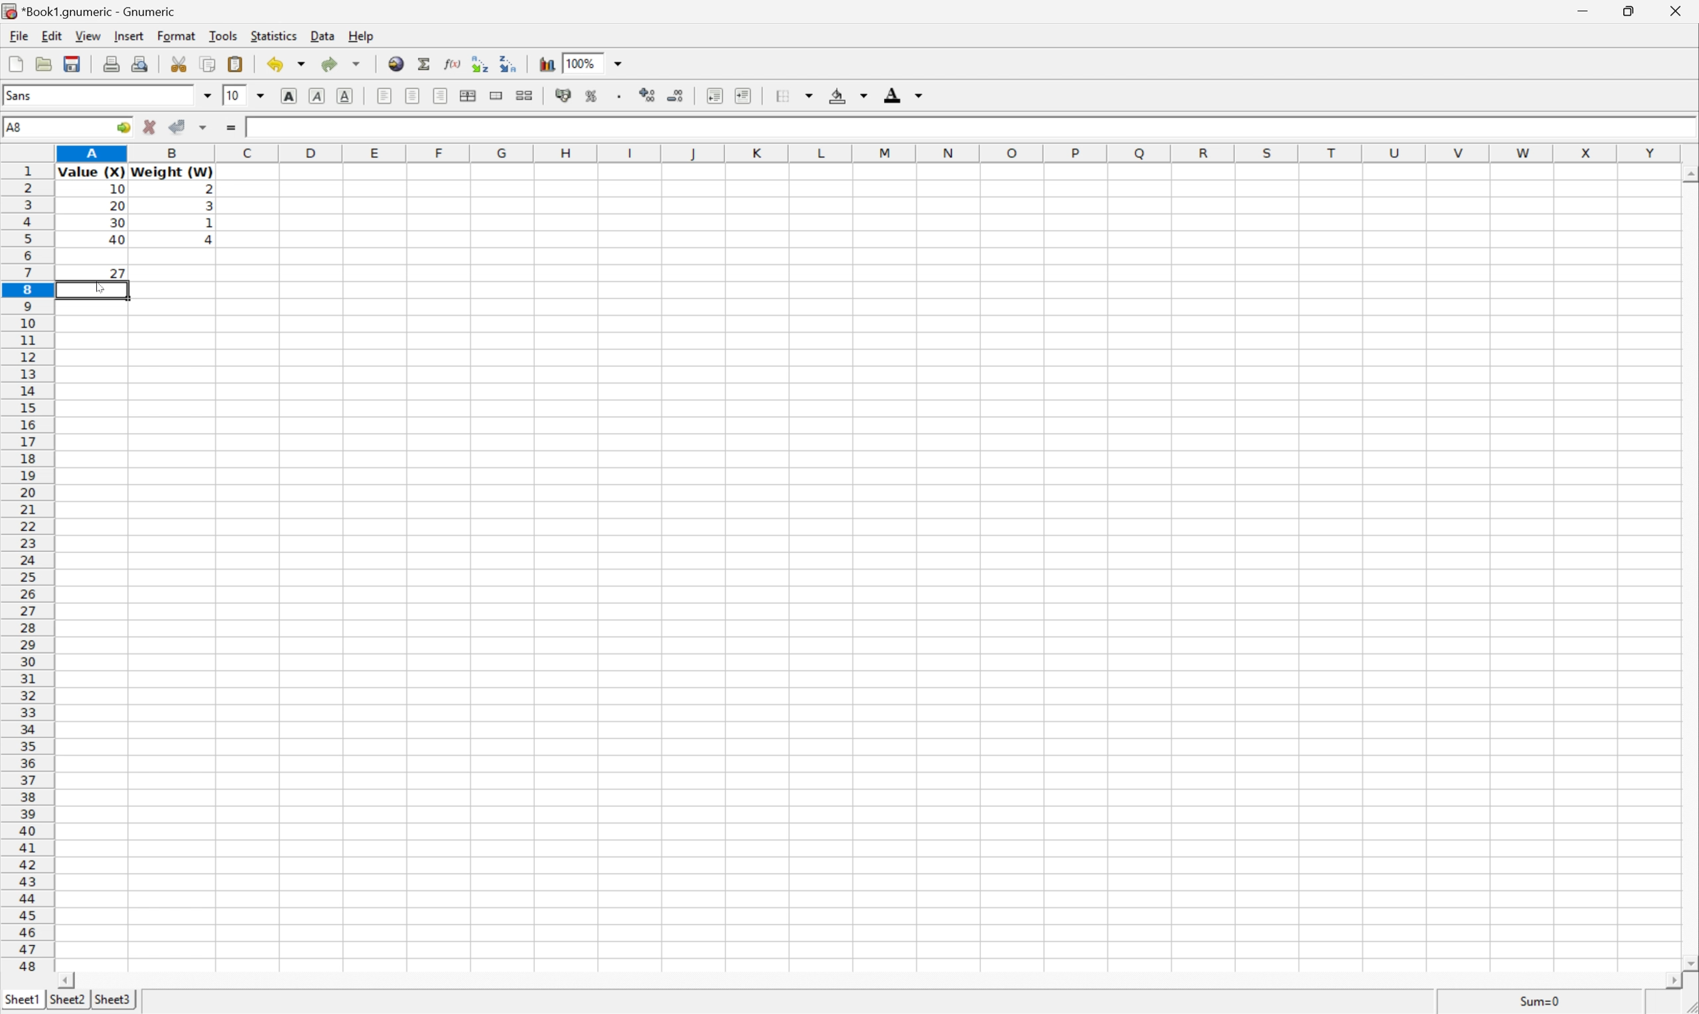 This screenshot has height=1014, width=1699. Describe the element at coordinates (40, 64) in the screenshot. I see `Open a file` at that location.